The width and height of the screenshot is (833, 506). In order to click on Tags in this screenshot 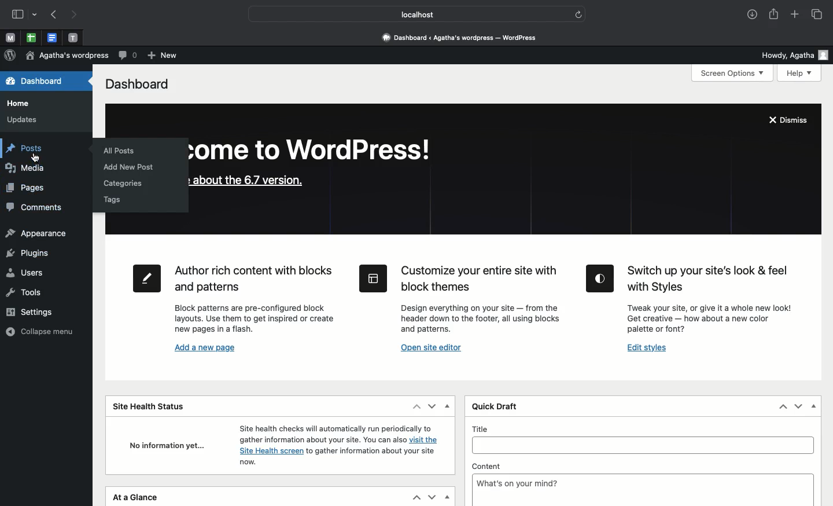, I will do `click(116, 200)`.